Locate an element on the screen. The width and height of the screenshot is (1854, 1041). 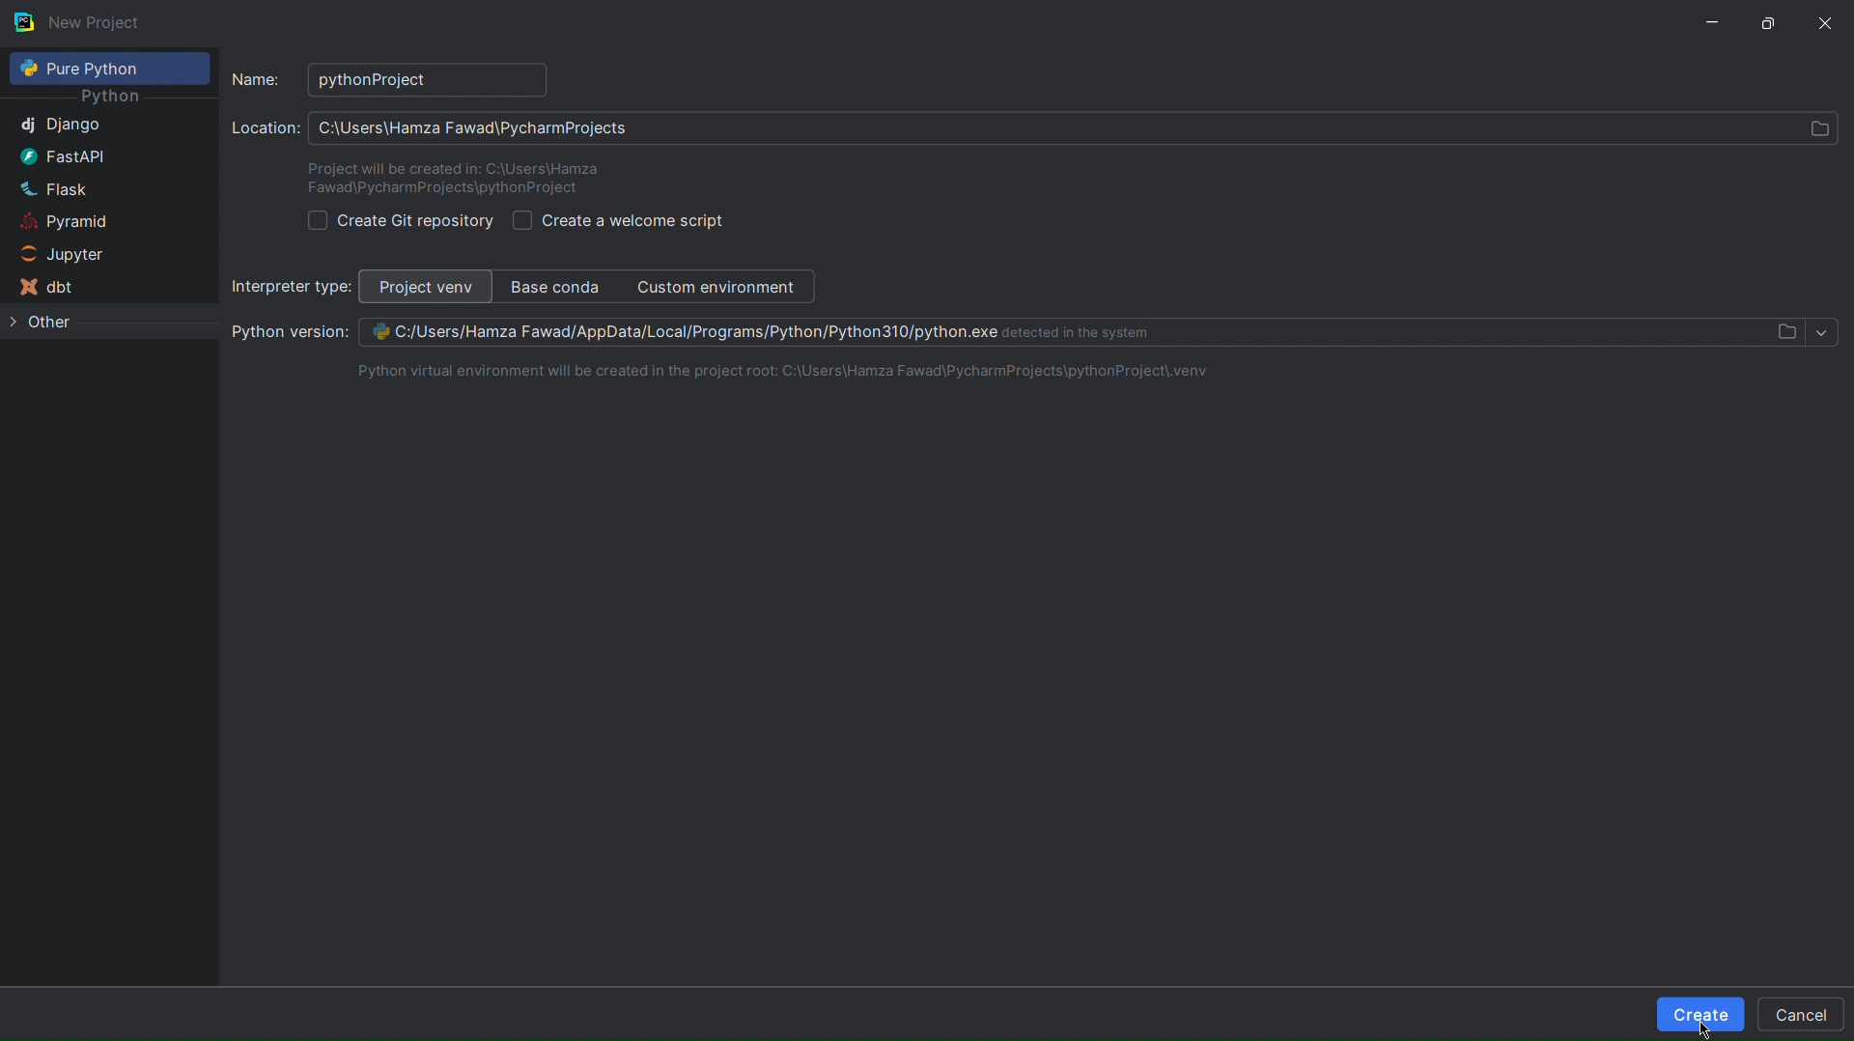
Folder is located at coordinates (1785, 332).